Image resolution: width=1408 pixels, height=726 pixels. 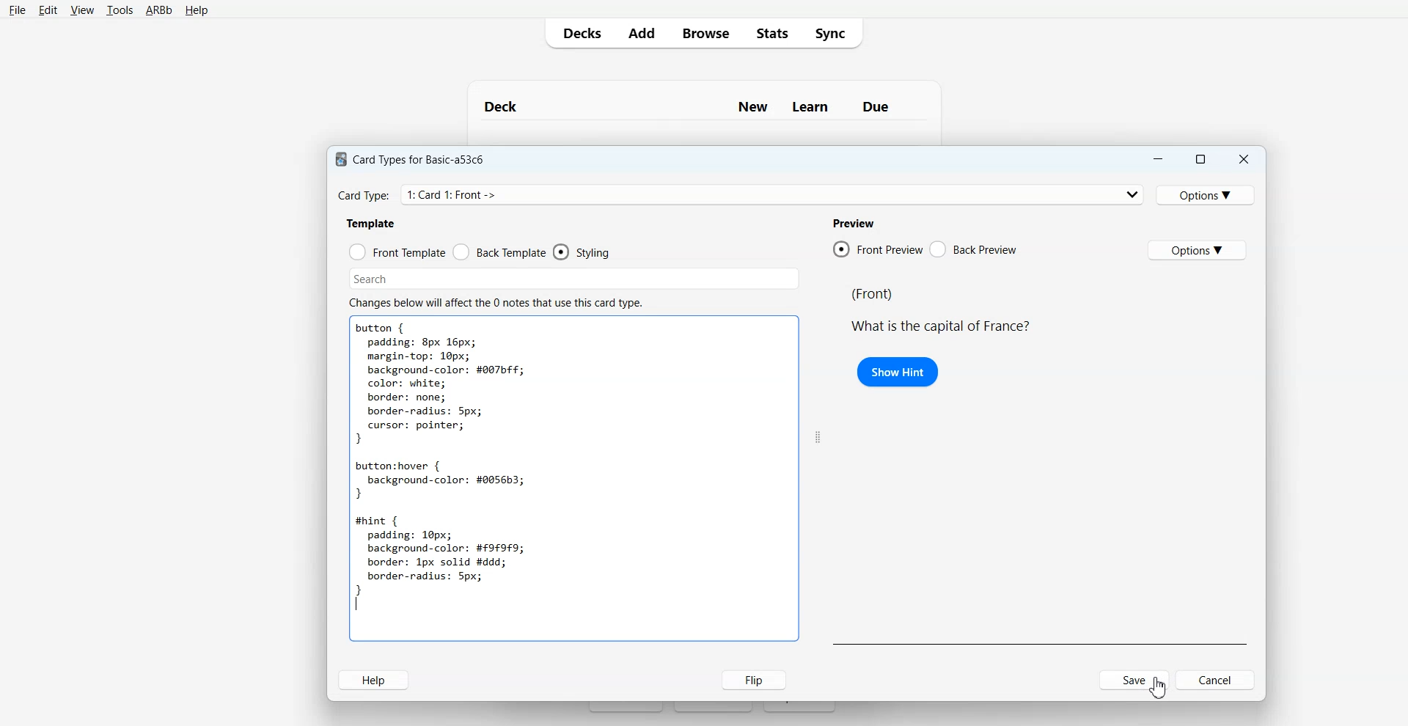 What do you see at coordinates (502, 303) in the screenshot?
I see `Changes below will affect the 0 notes that use this card type` at bounding box center [502, 303].